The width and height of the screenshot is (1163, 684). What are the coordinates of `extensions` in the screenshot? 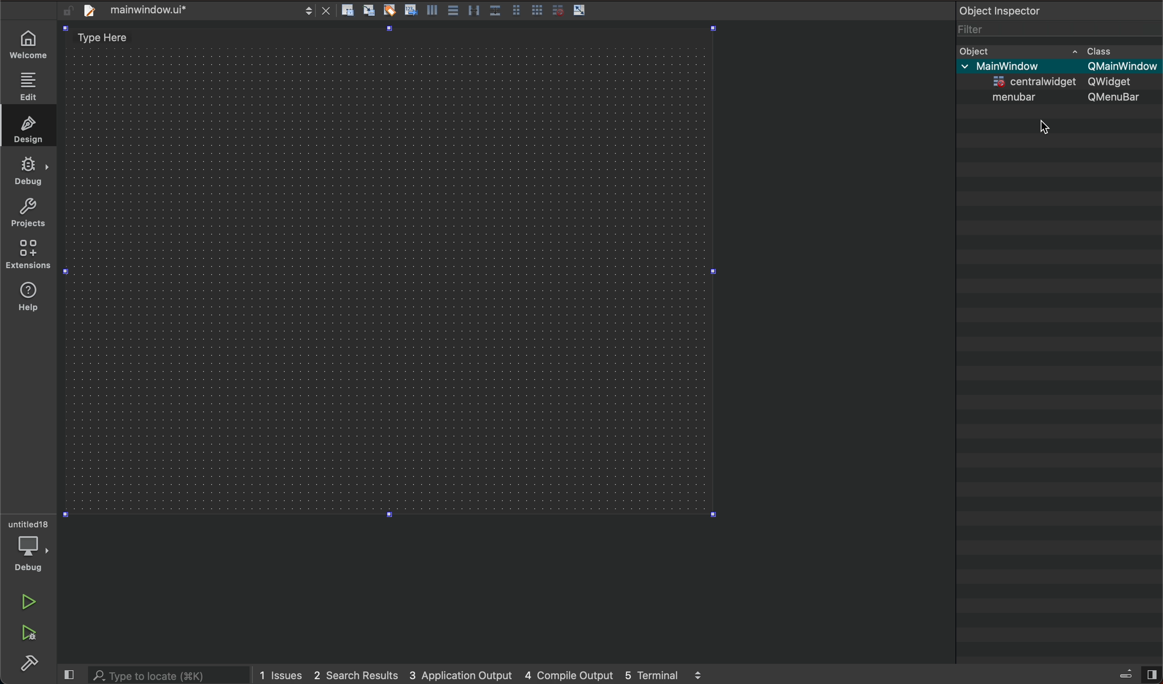 It's located at (30, 295).